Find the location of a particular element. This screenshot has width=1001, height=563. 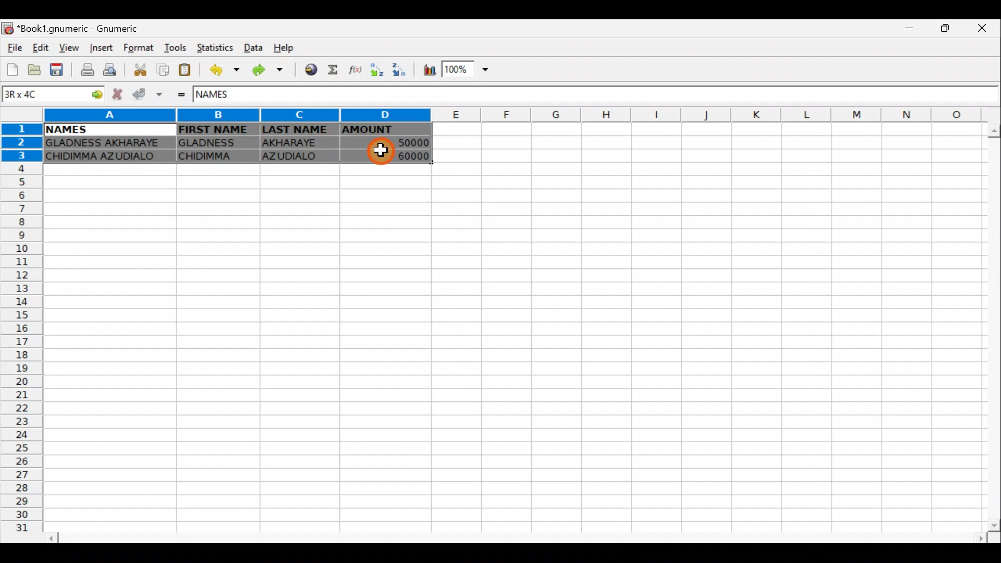

Columns is located at coordinates (521, 114).